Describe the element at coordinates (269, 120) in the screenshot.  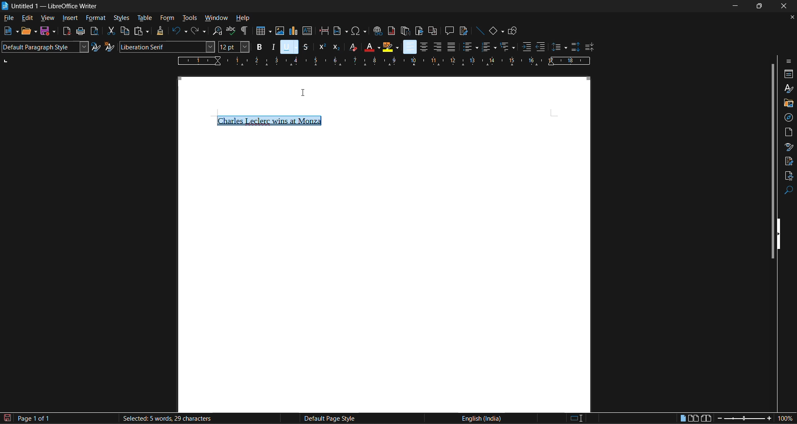
I see `double underlined text` at that location.